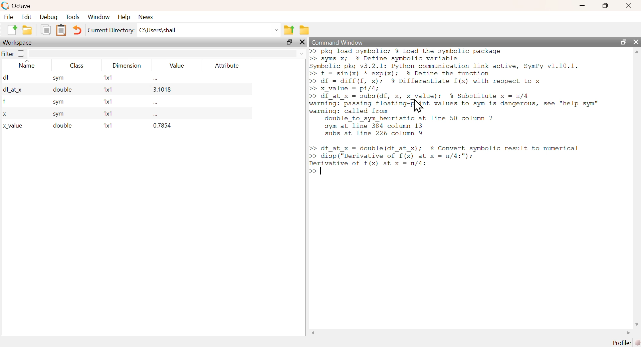 This screenshot has height=347, width=641. I want to click on Name, so click(27, 64).